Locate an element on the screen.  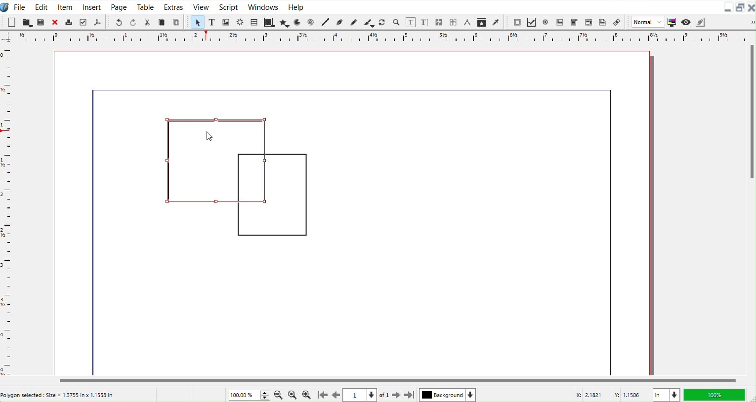
Bezier curve is located at coordinates (340, 23).